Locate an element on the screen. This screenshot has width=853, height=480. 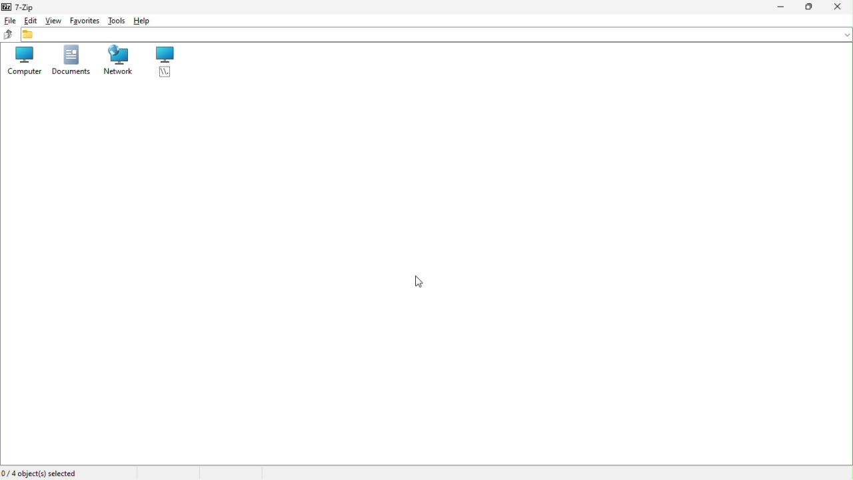
File  is located at coordinates (9, 21).